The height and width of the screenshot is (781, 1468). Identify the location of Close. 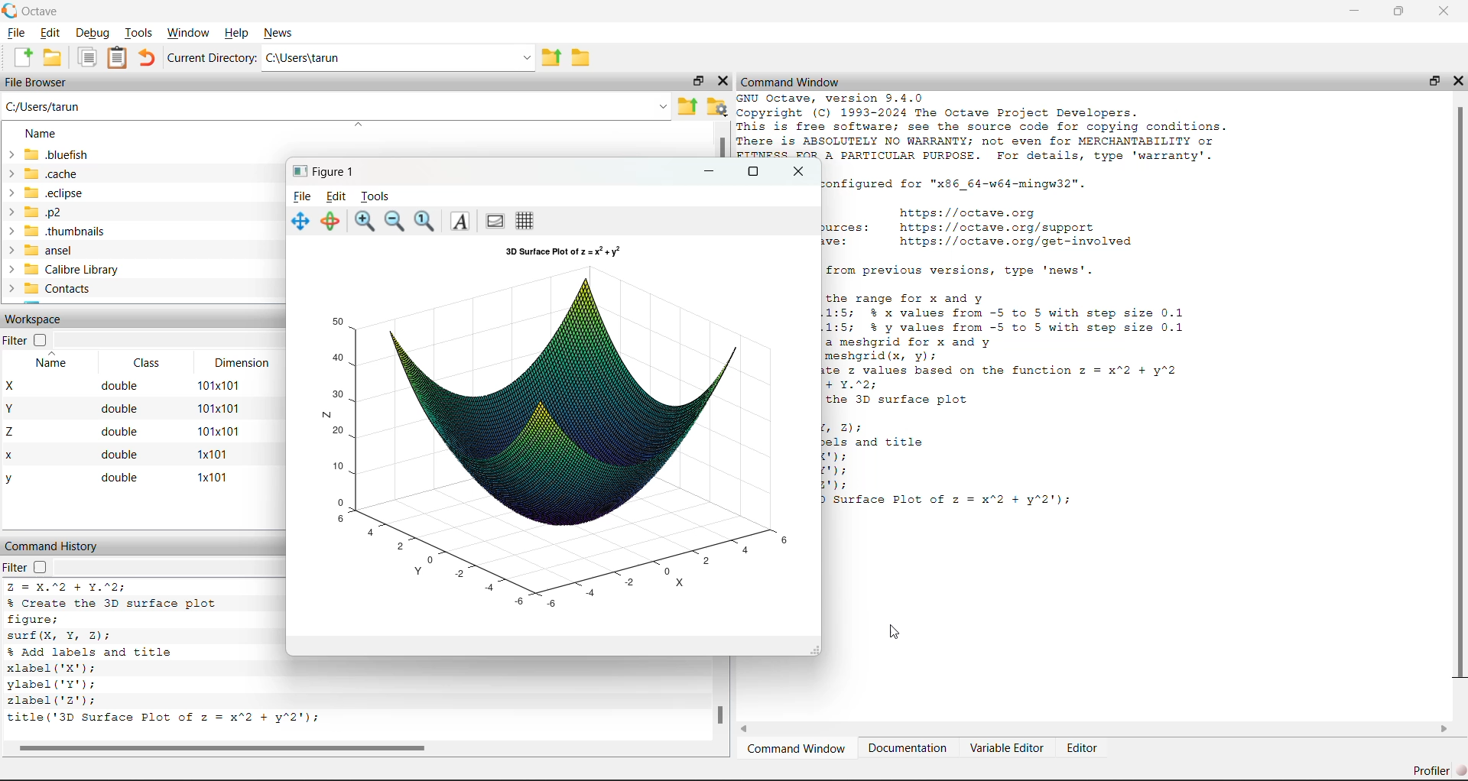
(799, 171).